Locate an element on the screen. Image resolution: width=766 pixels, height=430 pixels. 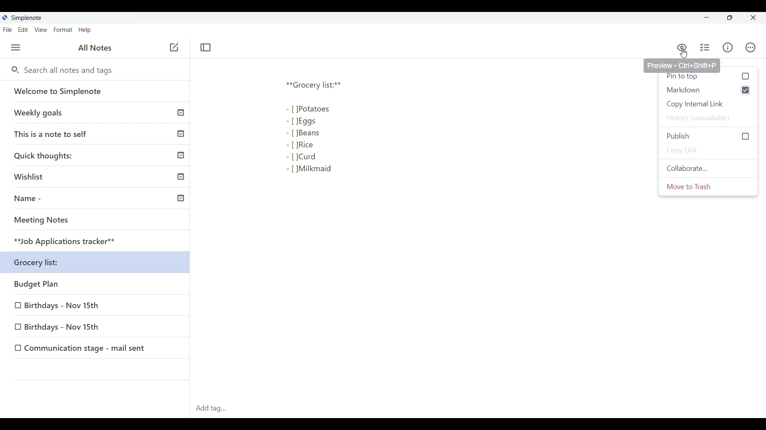
History (unavailable) is located at coordinates (708, 118).